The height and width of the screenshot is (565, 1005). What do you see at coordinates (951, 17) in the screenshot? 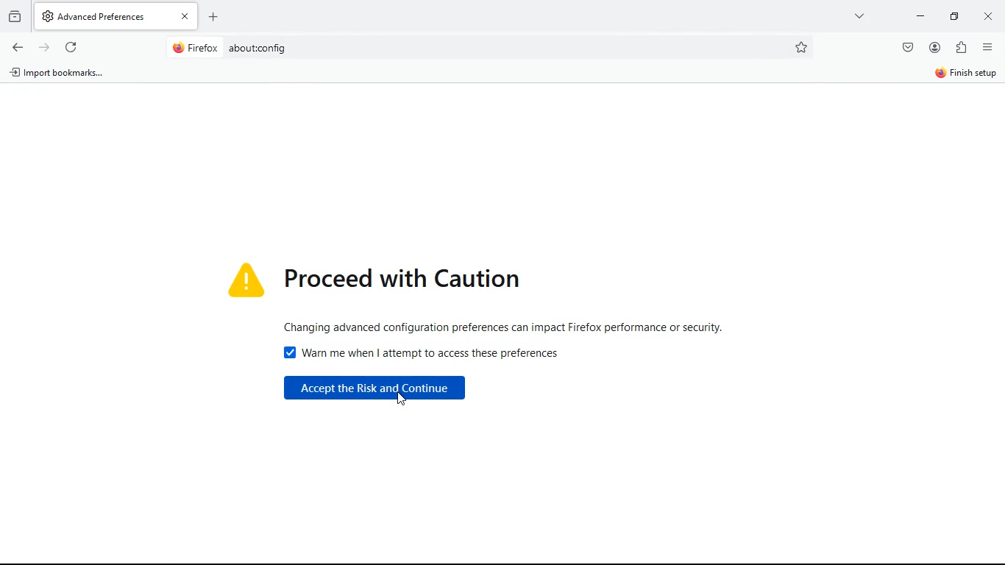
I see `maximize` at bounding box center [951, 17].